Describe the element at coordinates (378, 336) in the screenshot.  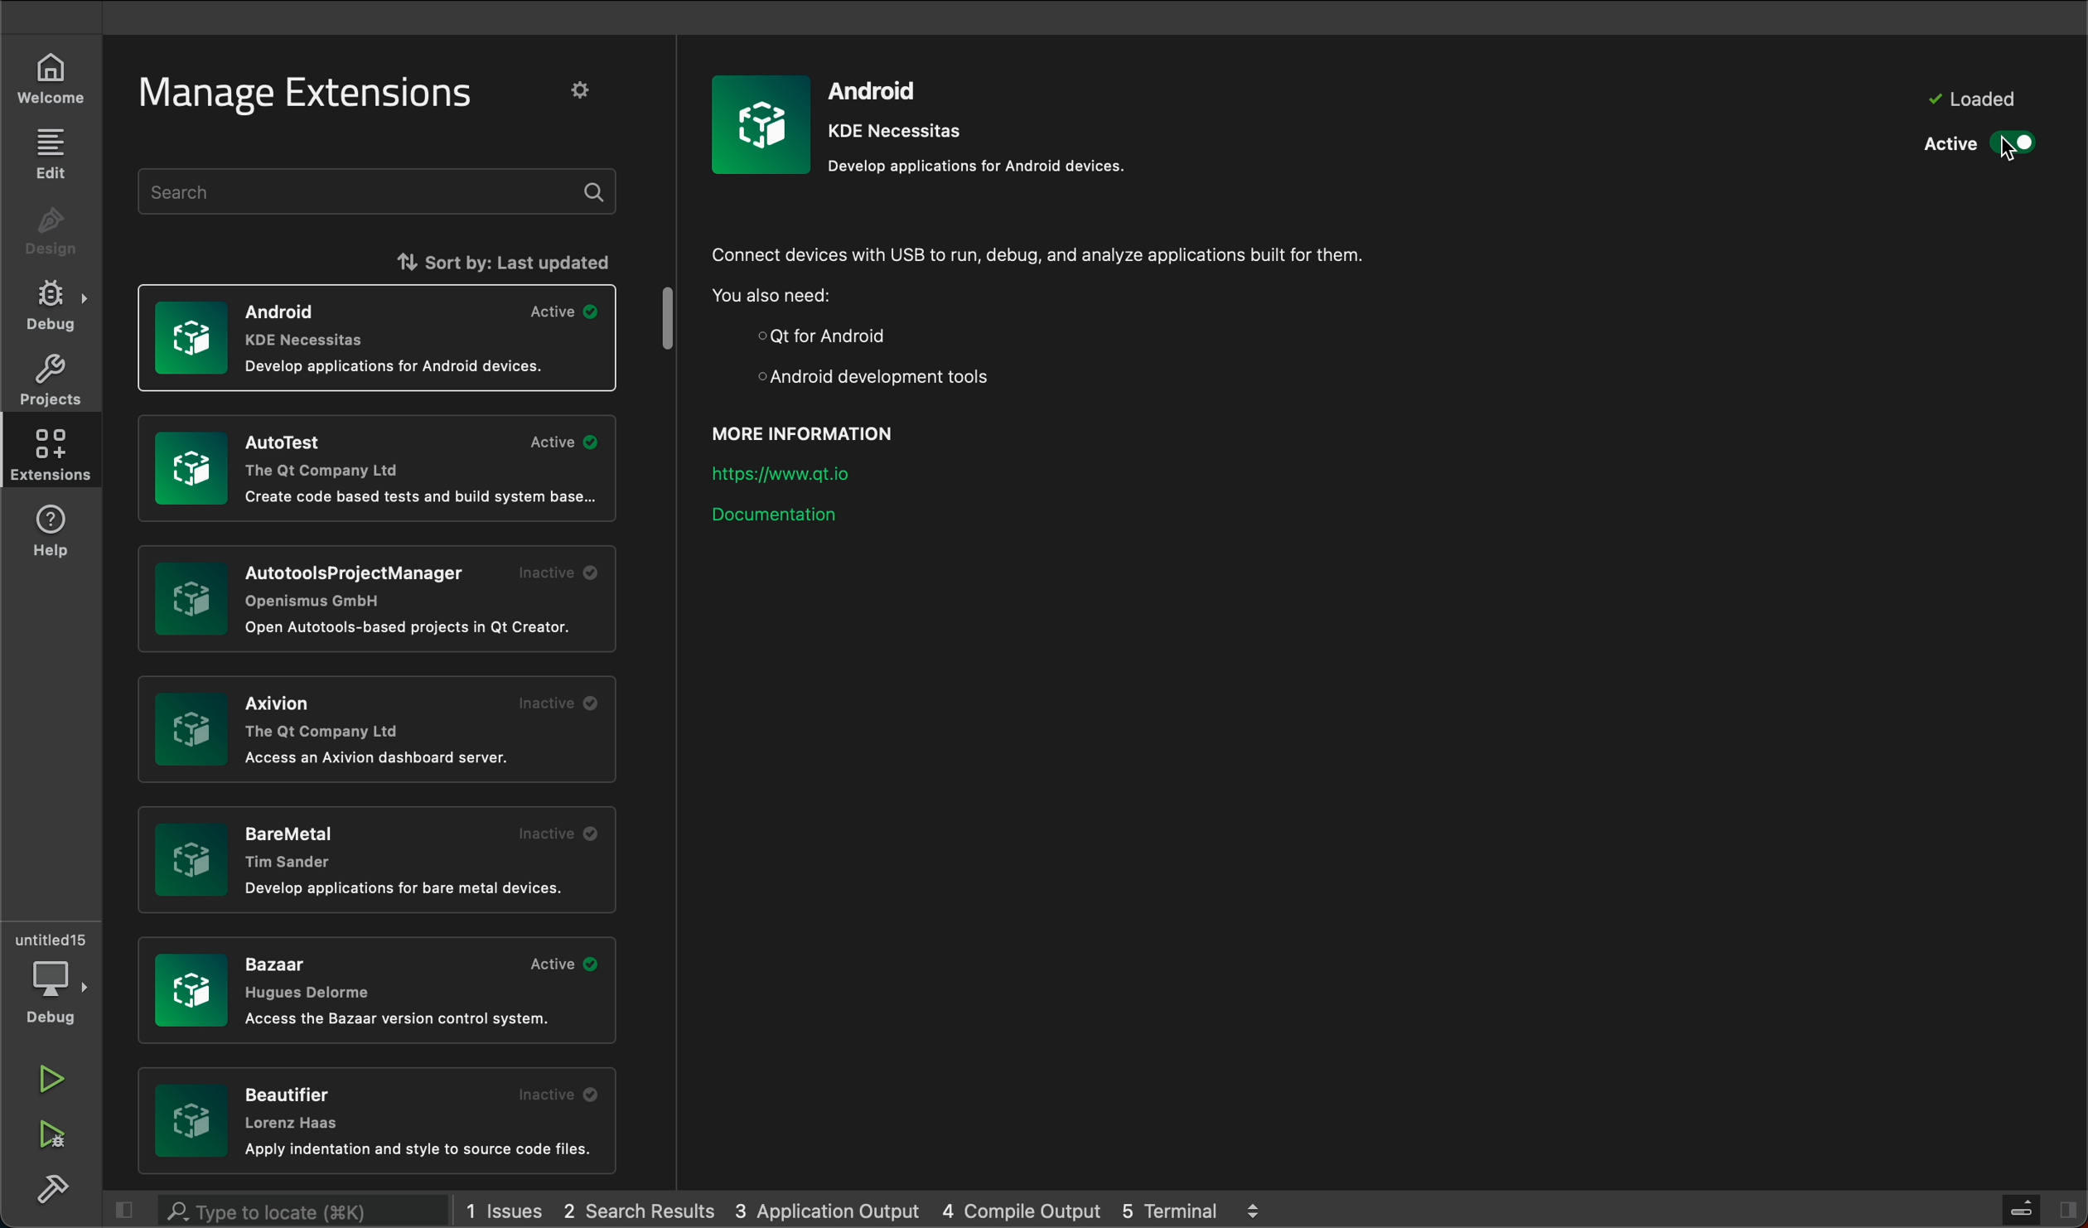
I see `extensions list` at that location.